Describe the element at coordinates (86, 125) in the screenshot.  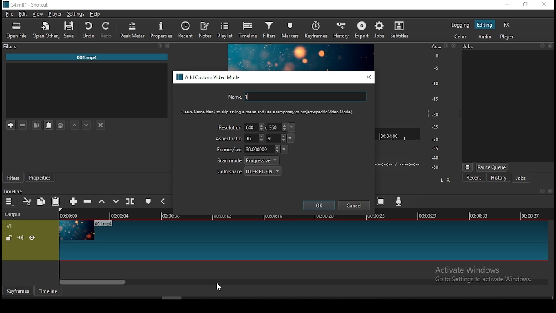
I see `move filter down` at that location.